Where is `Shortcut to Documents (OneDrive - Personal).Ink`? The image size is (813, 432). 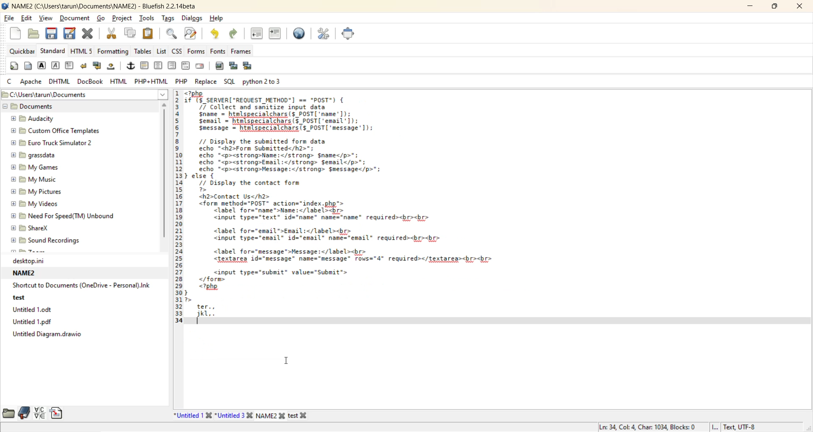
Shortcut to Documents (OneDrive - Personal).Ink is located at coordinates (83, 285).